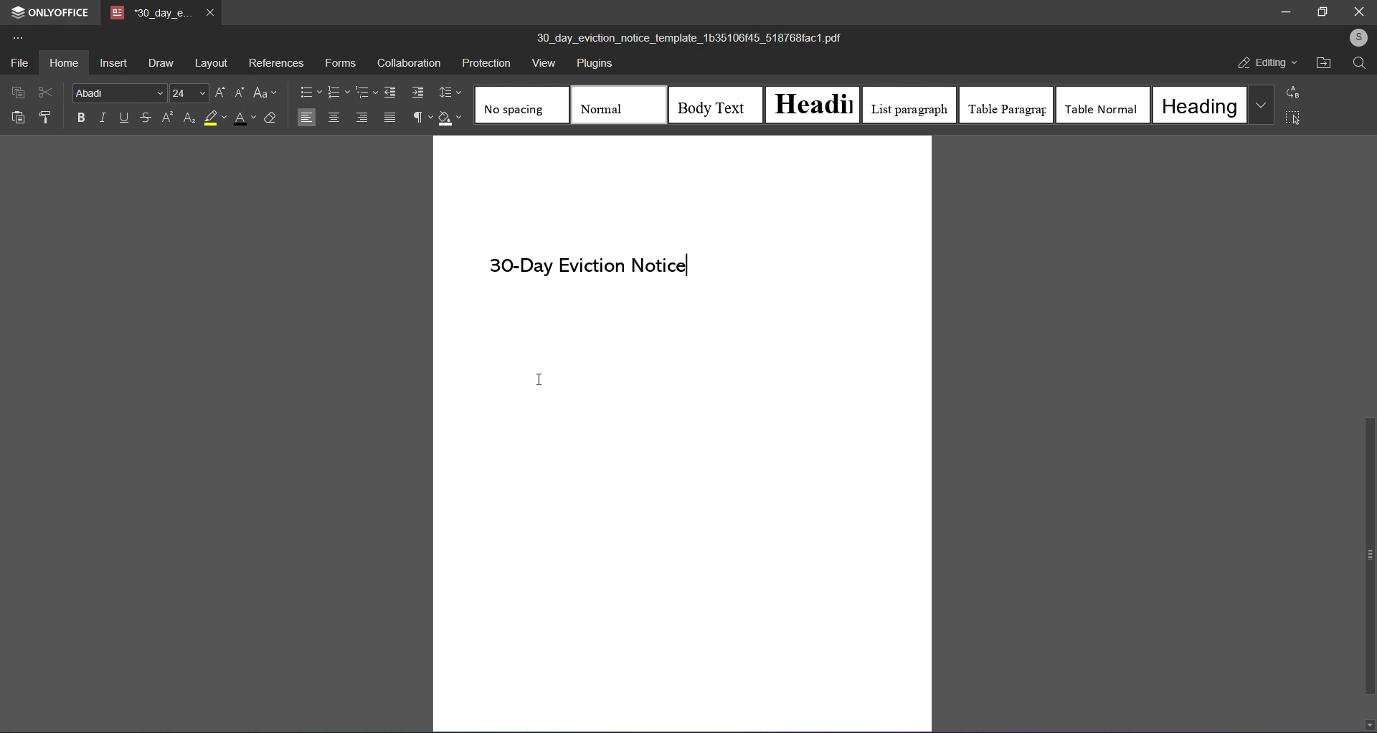 This screenshot has width=1377, height=733. I want to click on replace, so click(1297, 92).